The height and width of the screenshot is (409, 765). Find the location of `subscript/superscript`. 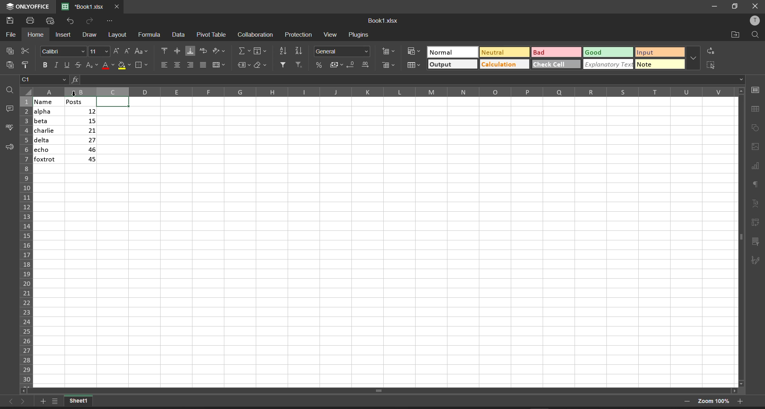

subscript/superscript is located at coordinates (92, 65).